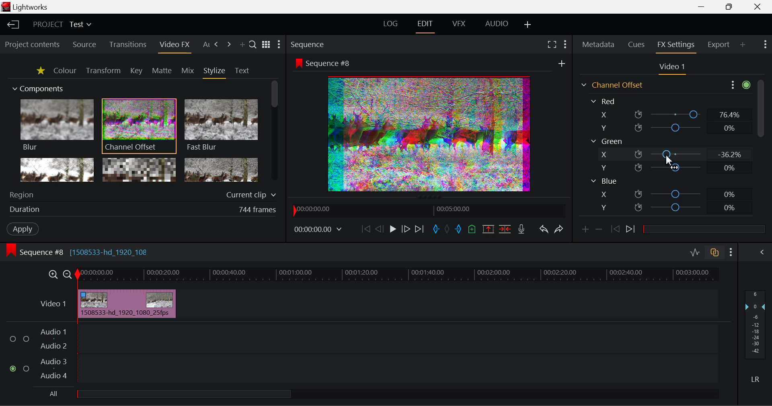  Describe the element at coordinates (436, 230) in the screenshot. I see `Mark In` at that location.